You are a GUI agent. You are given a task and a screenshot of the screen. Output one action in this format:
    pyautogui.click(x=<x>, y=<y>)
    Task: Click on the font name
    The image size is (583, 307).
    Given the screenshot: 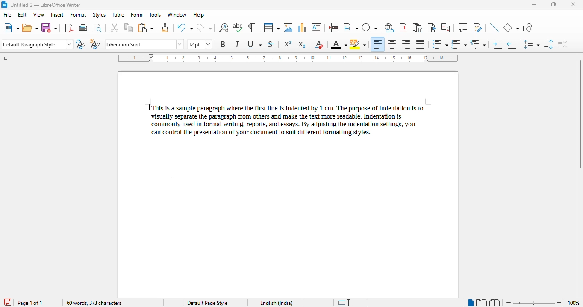 What is the action you would take?
    pyautogui.click(x=144, y=44)
    